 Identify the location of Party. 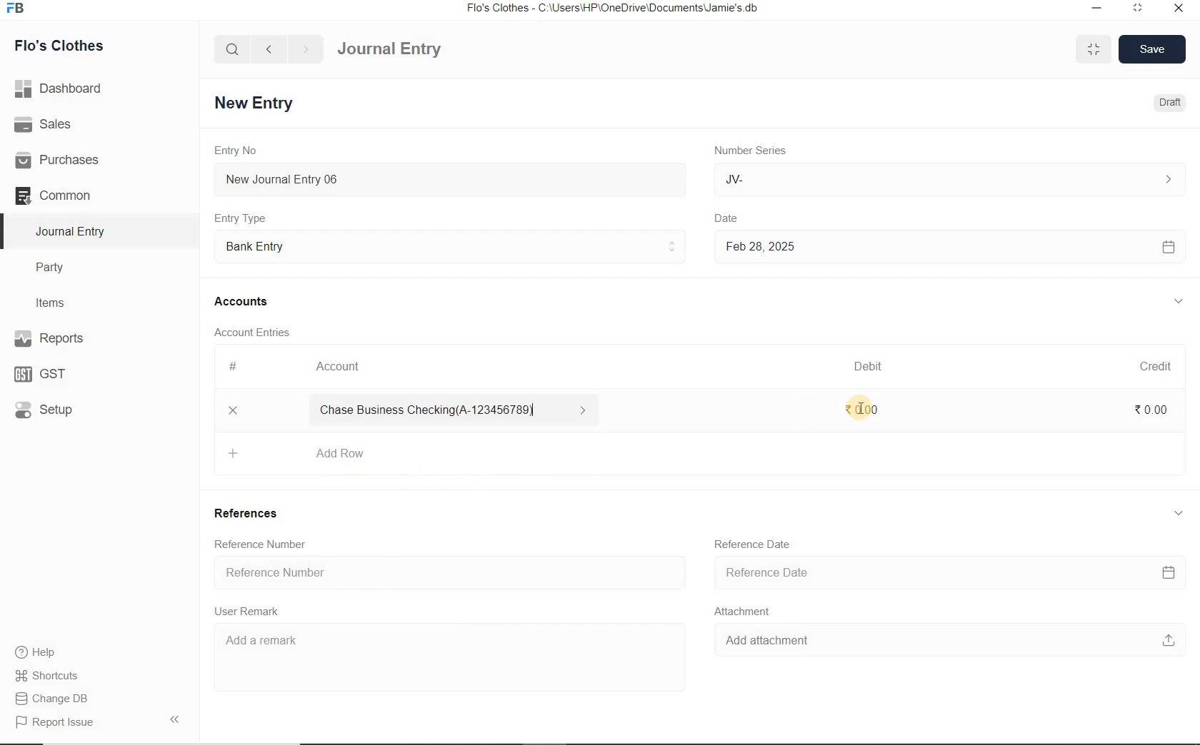
(60, 268).